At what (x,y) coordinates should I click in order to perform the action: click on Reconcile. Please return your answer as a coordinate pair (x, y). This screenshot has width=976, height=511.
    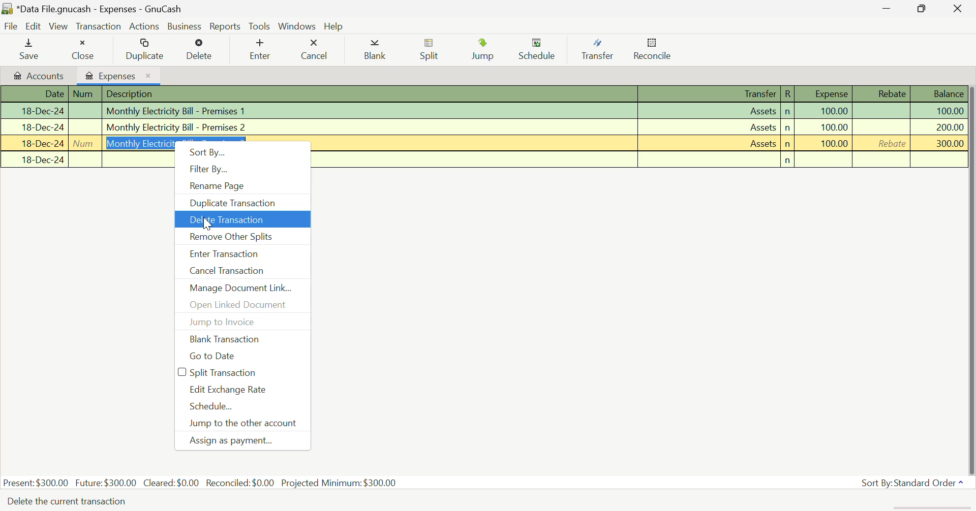
    Looking at the image, I should click on (652, 51).